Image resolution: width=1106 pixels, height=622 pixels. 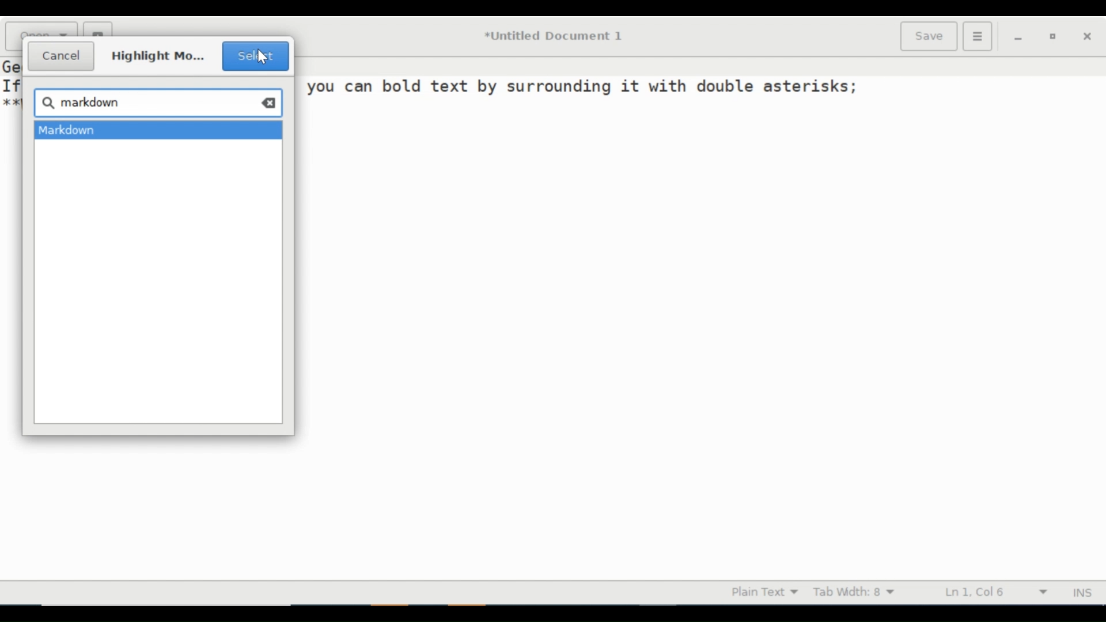 What do you see at coordinates (927, 36) in the screenshot?
I see `Save` at bounding box center [927, 36].